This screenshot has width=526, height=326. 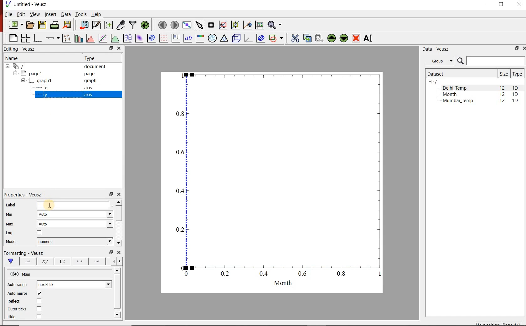 What do you see at coordinates (502, 87) in the screenshot?
I see `12` at bounding box center [502, 87].